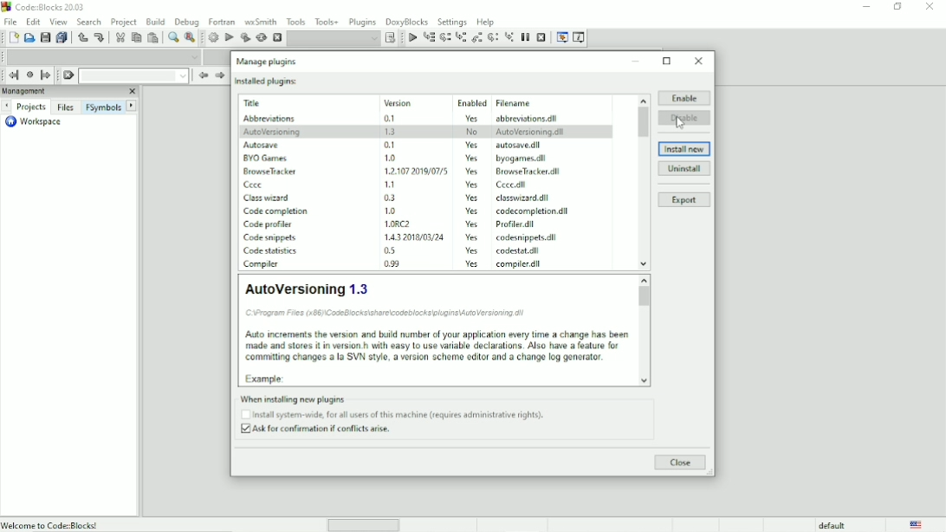  I want to click on Rebuild, so click(261, 37).